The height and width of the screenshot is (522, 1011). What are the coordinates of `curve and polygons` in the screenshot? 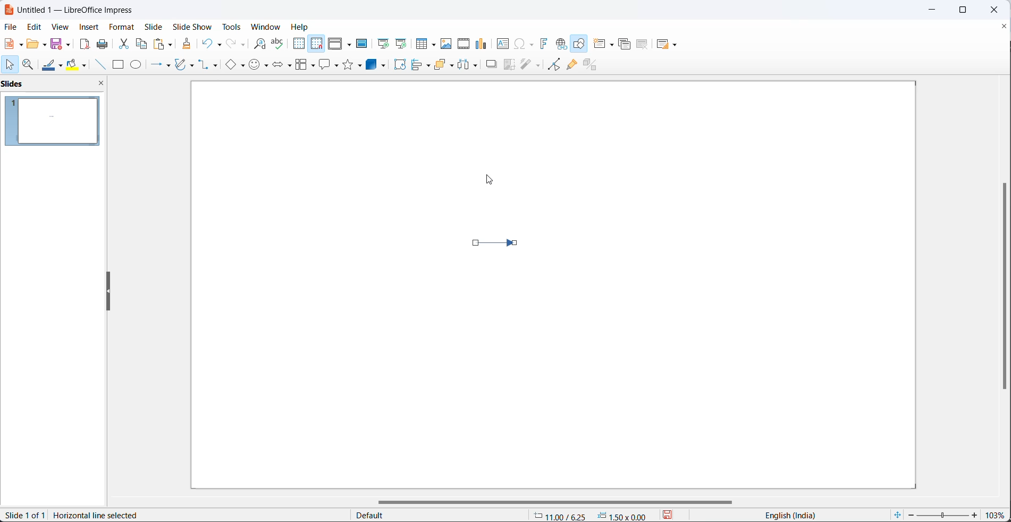 It's located at (187, 63).